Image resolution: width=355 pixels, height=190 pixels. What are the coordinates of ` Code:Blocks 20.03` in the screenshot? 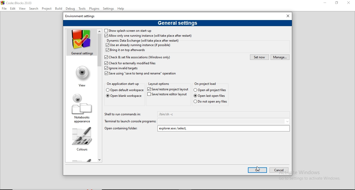 It's located at (19, 2).